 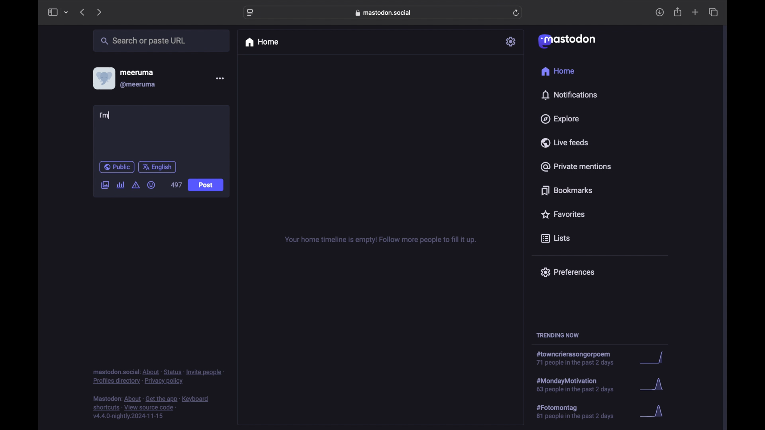 What do you see at coordinates (151, 185) in the screenshot?
I see `emoji` at bounding box center [151, 185].